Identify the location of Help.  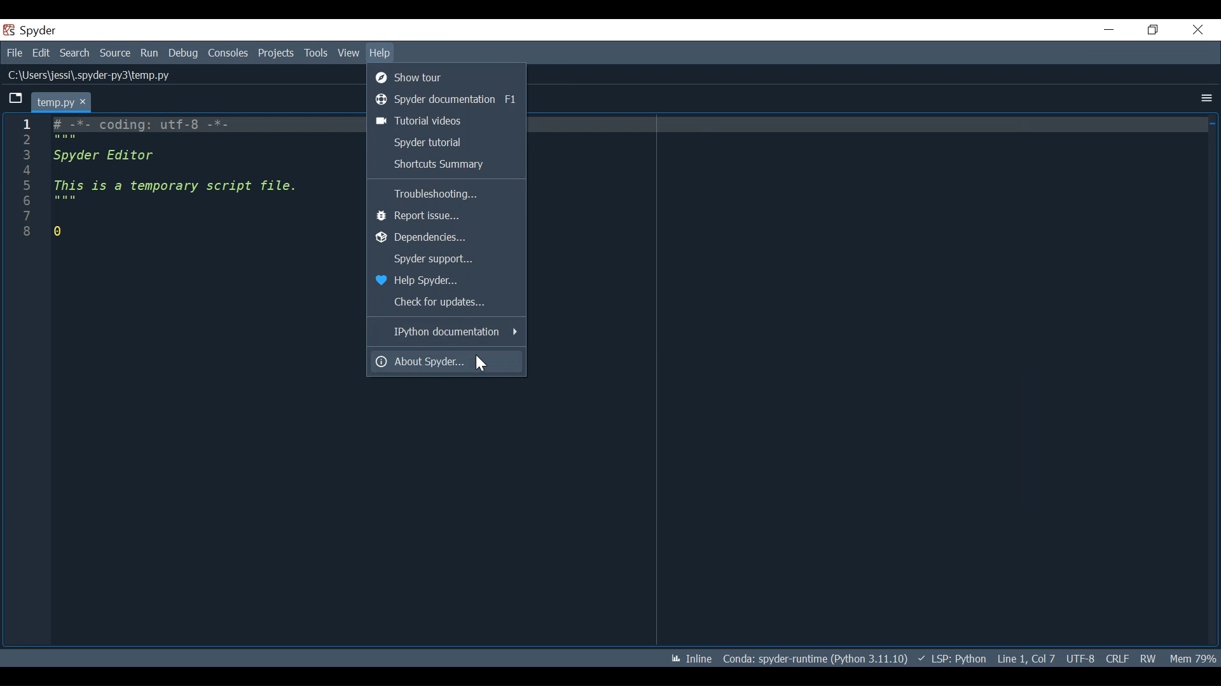
(381, 53).